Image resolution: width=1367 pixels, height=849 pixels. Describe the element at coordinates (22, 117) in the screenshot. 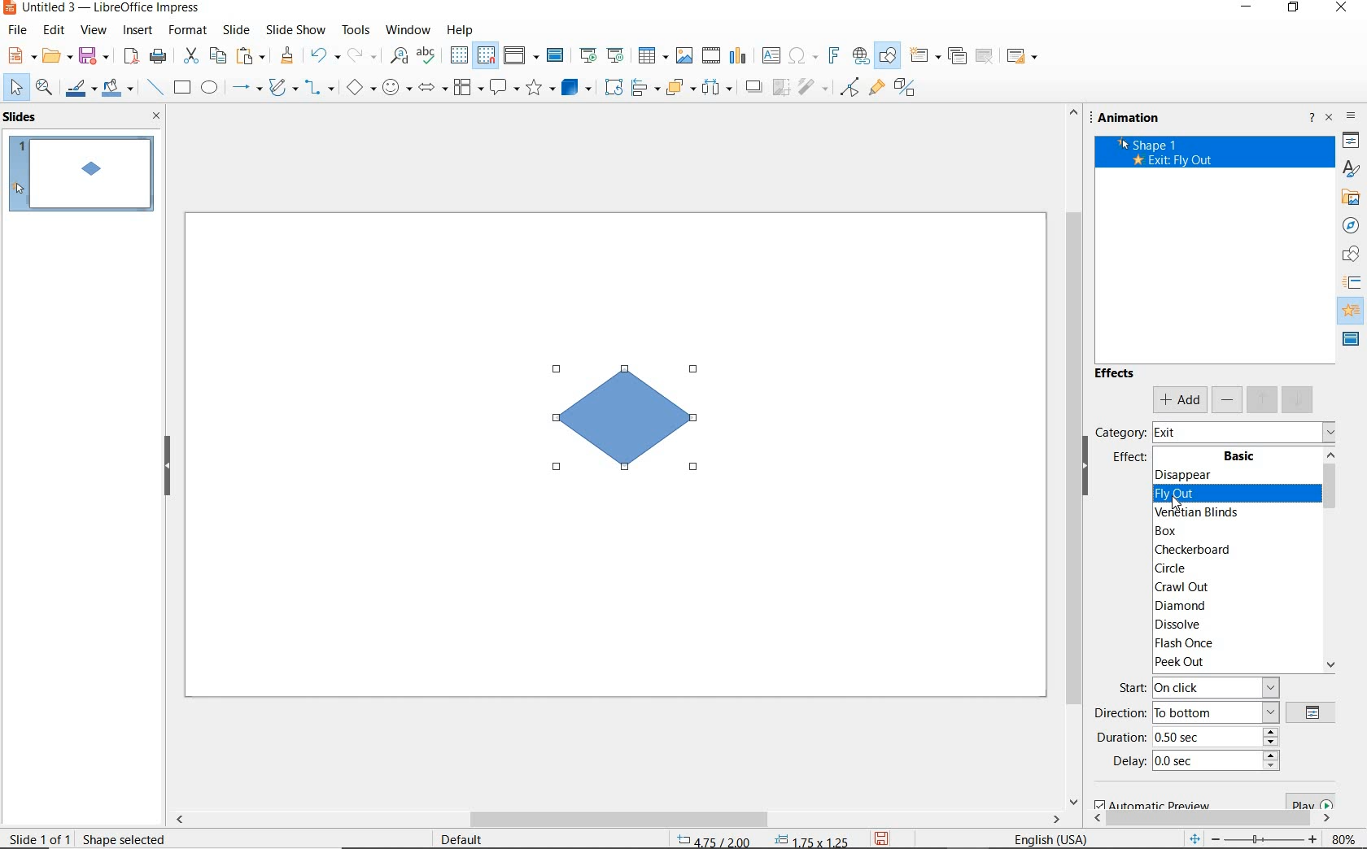

I see `slides` at that location.